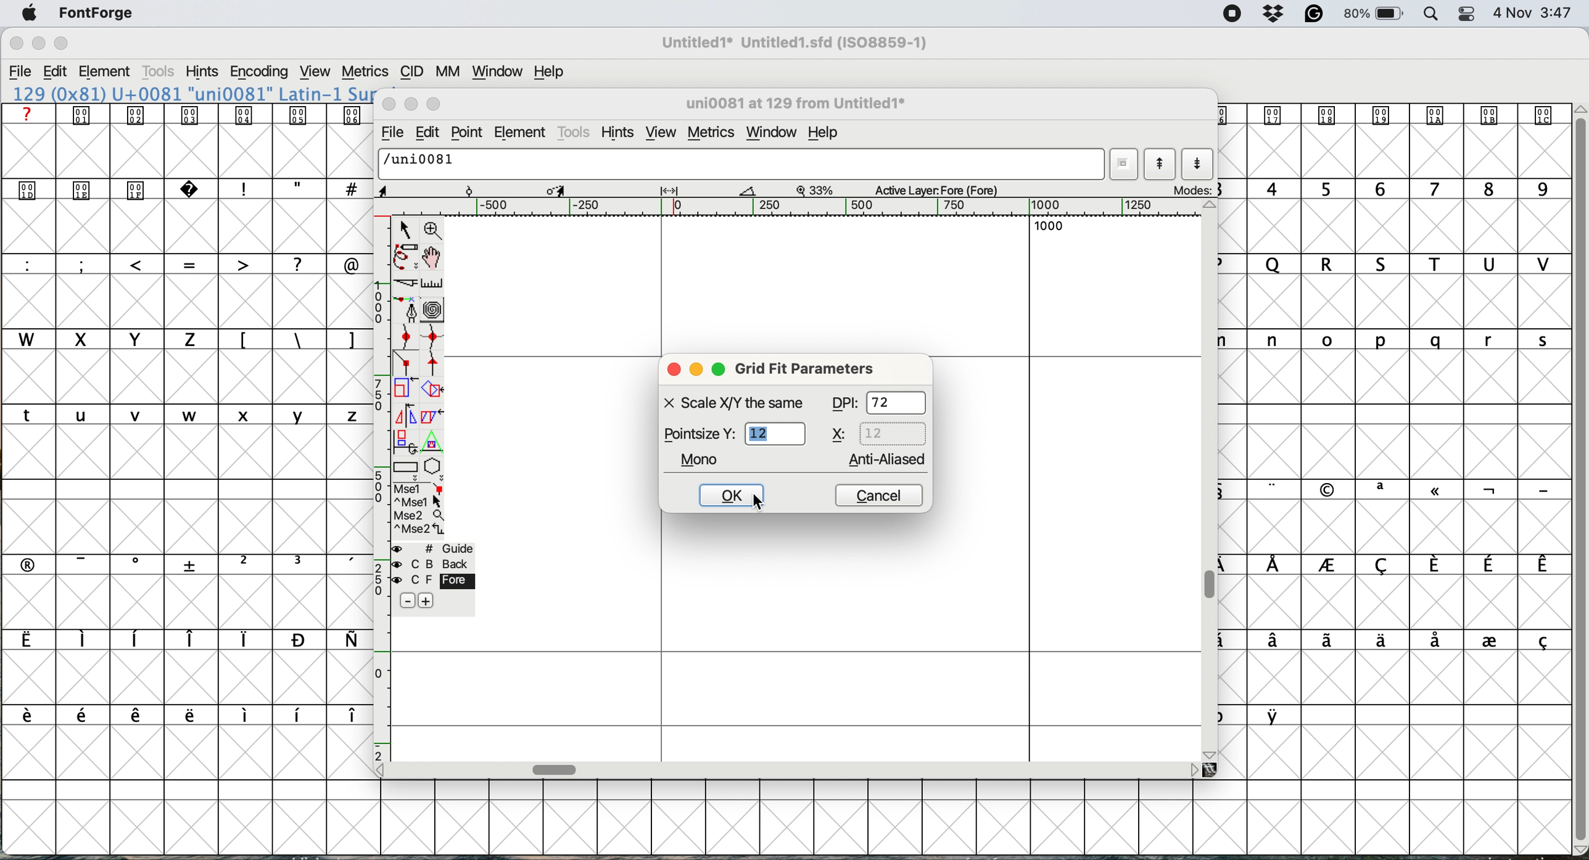 The height and width of the screenshot is (860, 1589). Describe the element at coordinates (202, 72) in the screenshot. I see `Hints` at that location.